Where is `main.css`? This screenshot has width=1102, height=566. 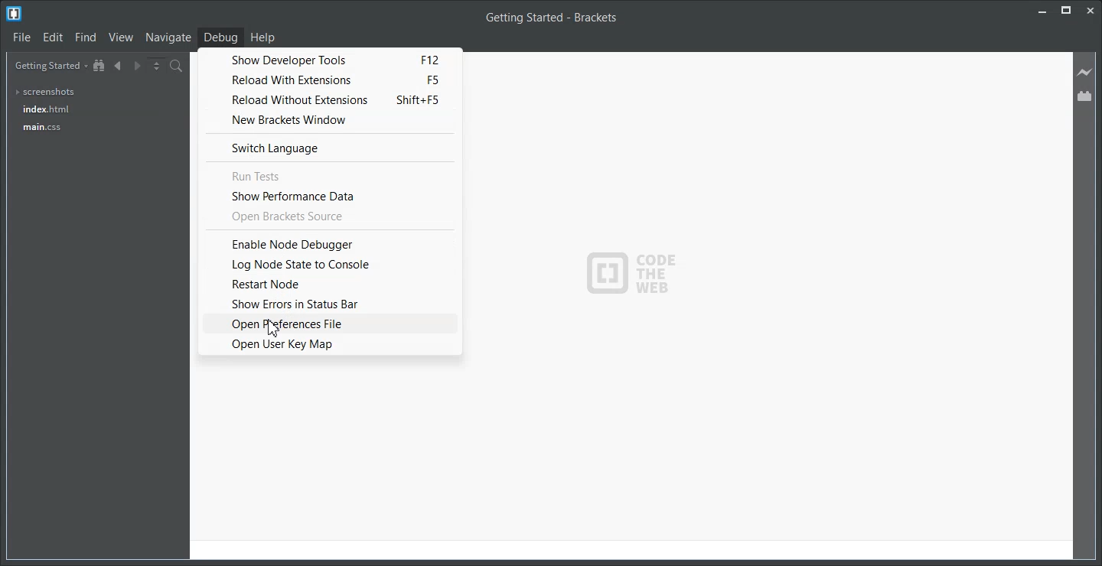
main.css is located at coordinates (41, 126).